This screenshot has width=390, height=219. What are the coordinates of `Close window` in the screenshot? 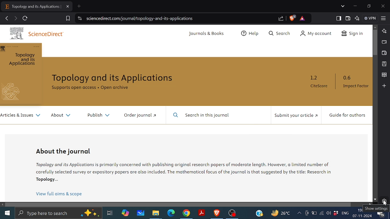 It's located at (384, 6).